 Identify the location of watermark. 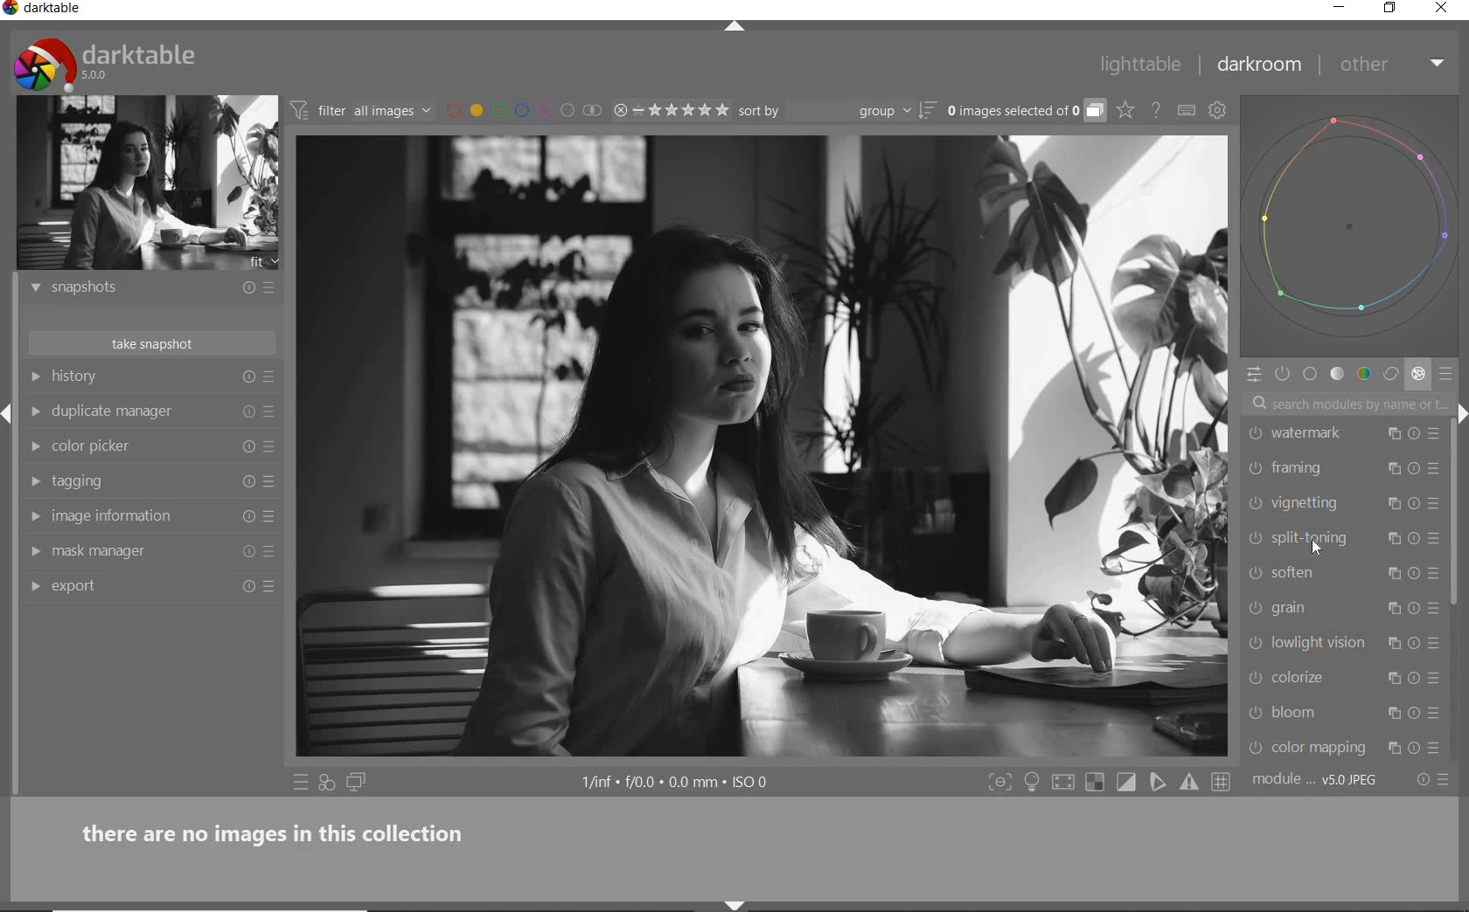
(1325, 432).